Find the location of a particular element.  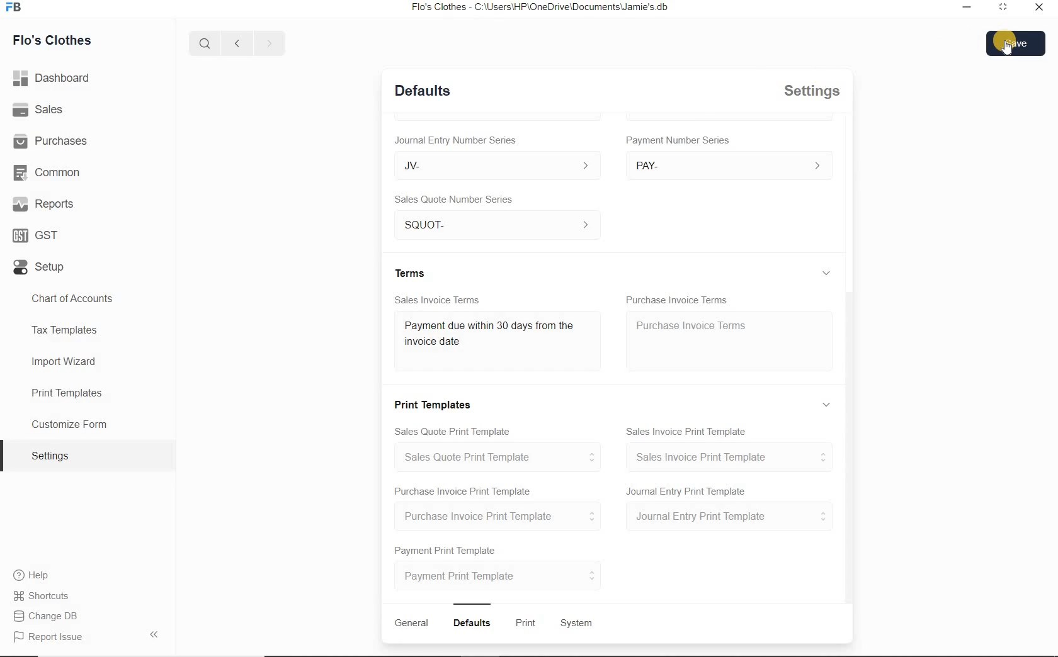

Defaults is located at coordinates (423, 90).